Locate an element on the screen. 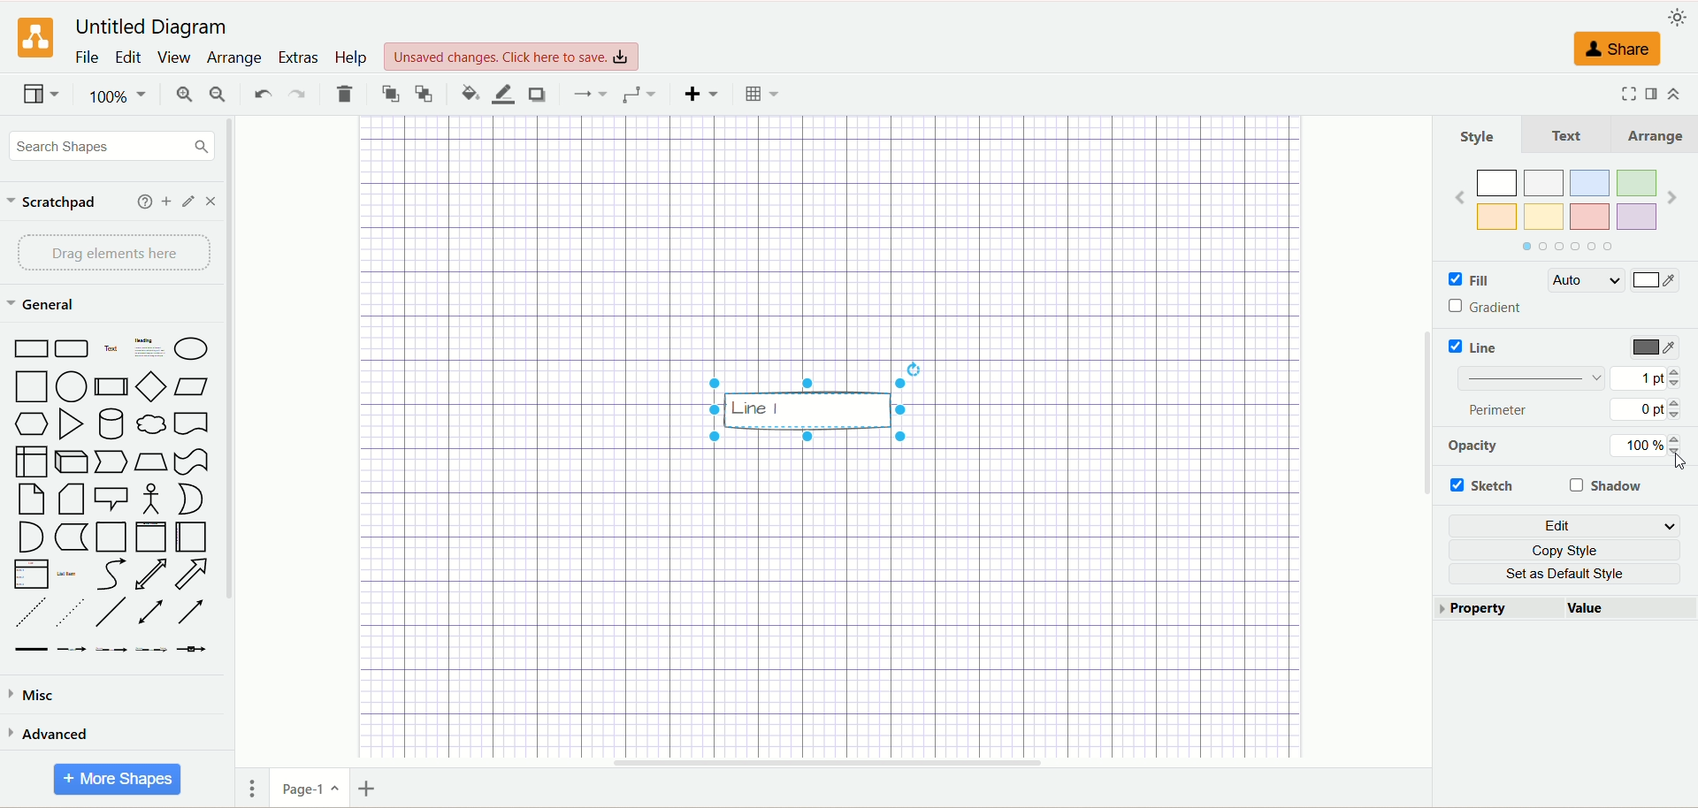 This screenshot has height=808, width=1698. Directional Arrow is located at coordinates (189, 613).